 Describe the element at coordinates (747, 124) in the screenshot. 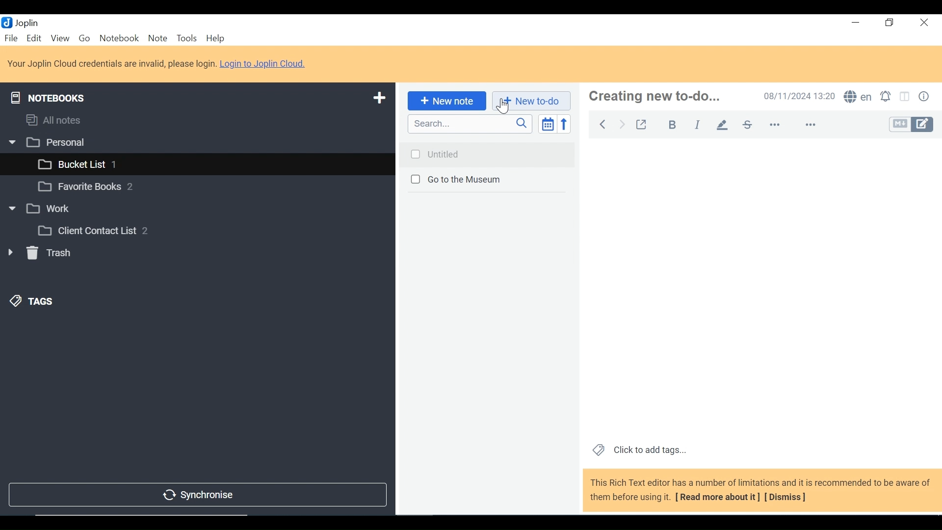

I see `Strikethrough` at that location.